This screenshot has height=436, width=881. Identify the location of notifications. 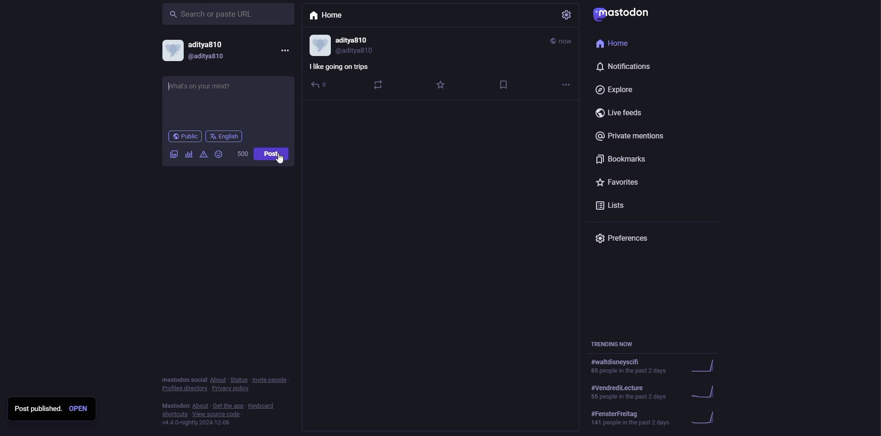
(629, 67).